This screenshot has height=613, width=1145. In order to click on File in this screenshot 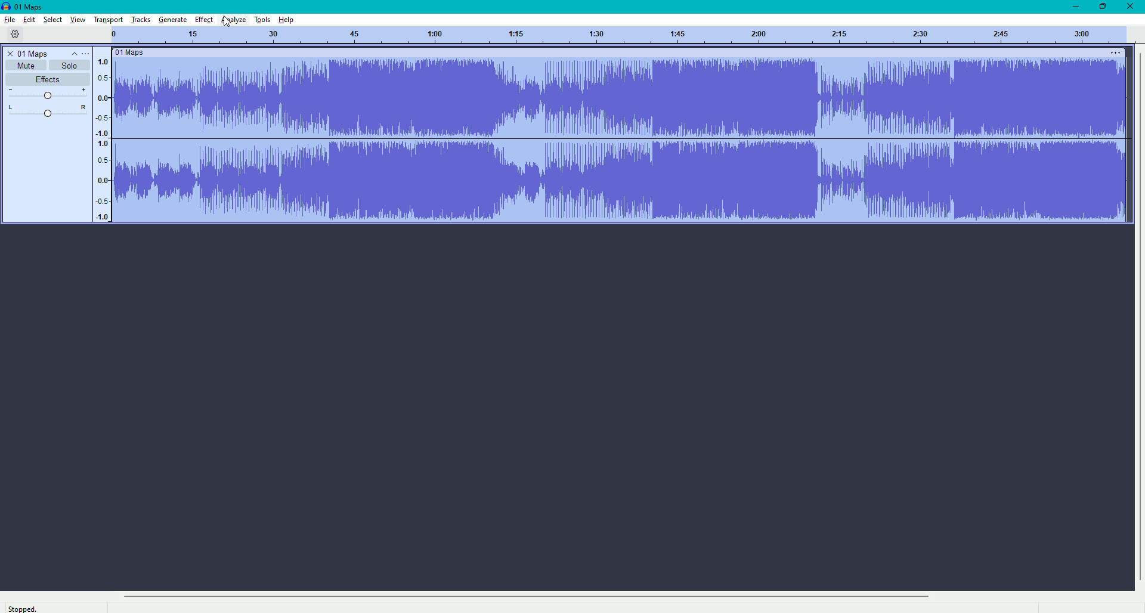, I will do `click(10, 20)`.